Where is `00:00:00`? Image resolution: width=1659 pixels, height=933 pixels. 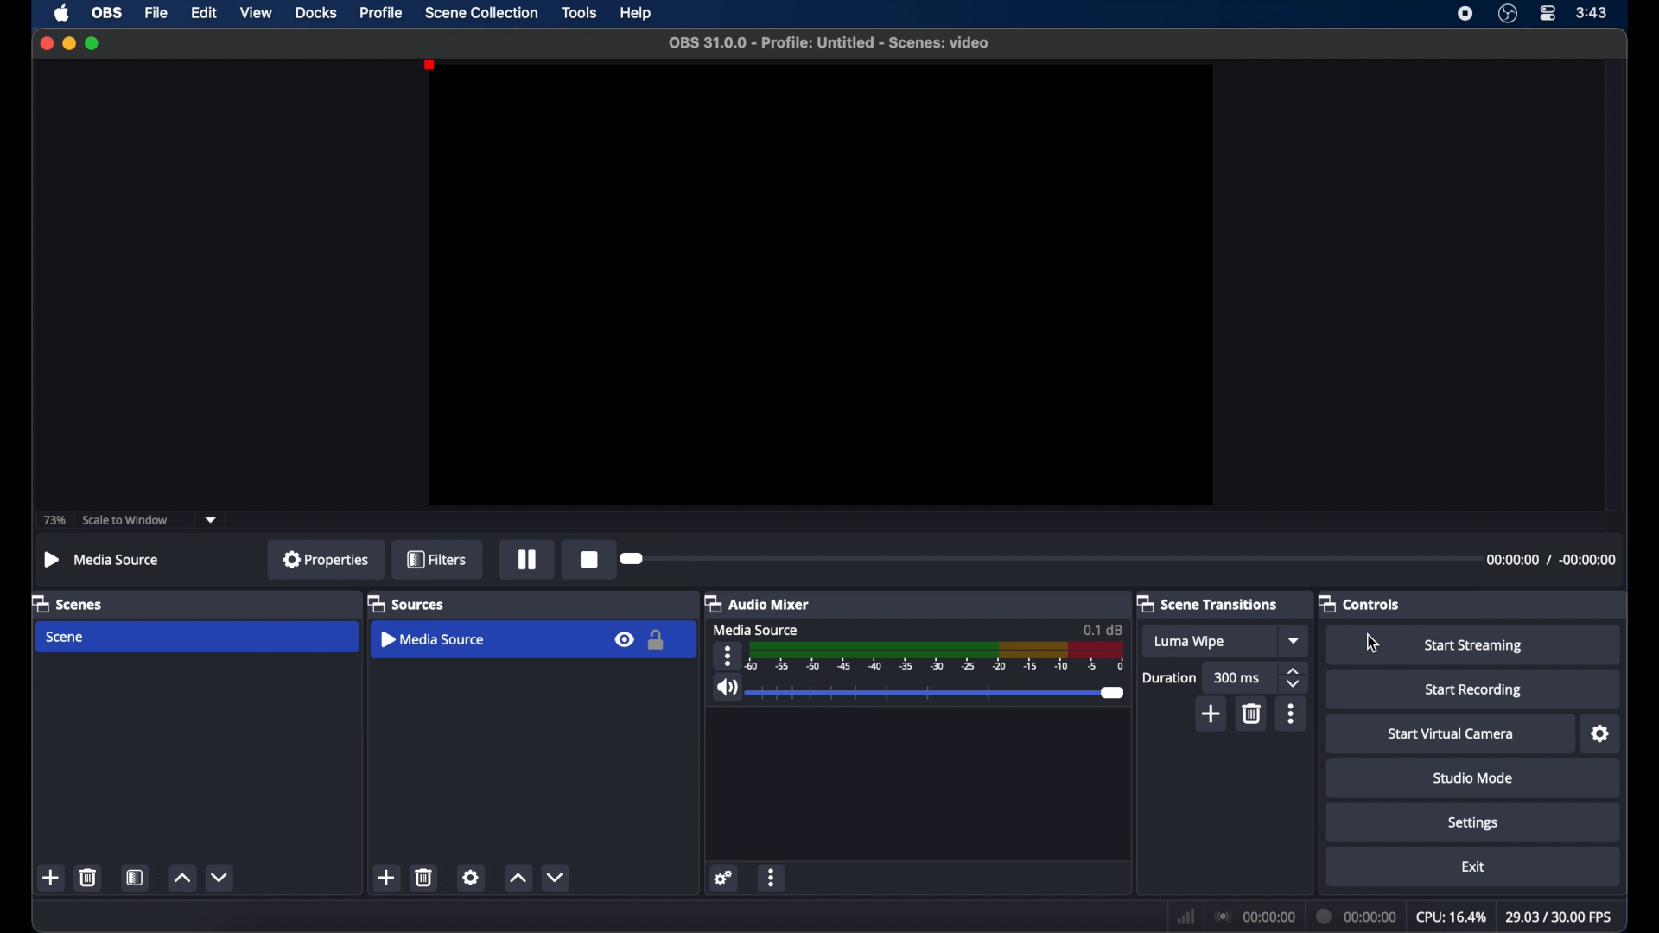 00:00:00 is located at coordinates (1357, 917).